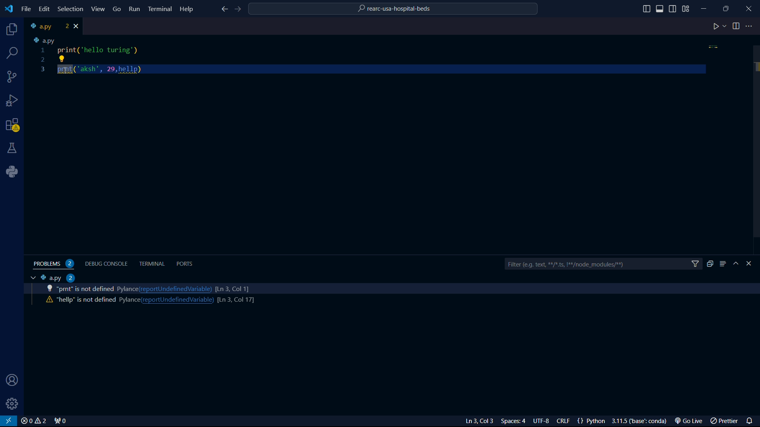 This screenshot has height=427, width=760. I want to click on foward, so click(239, 9).